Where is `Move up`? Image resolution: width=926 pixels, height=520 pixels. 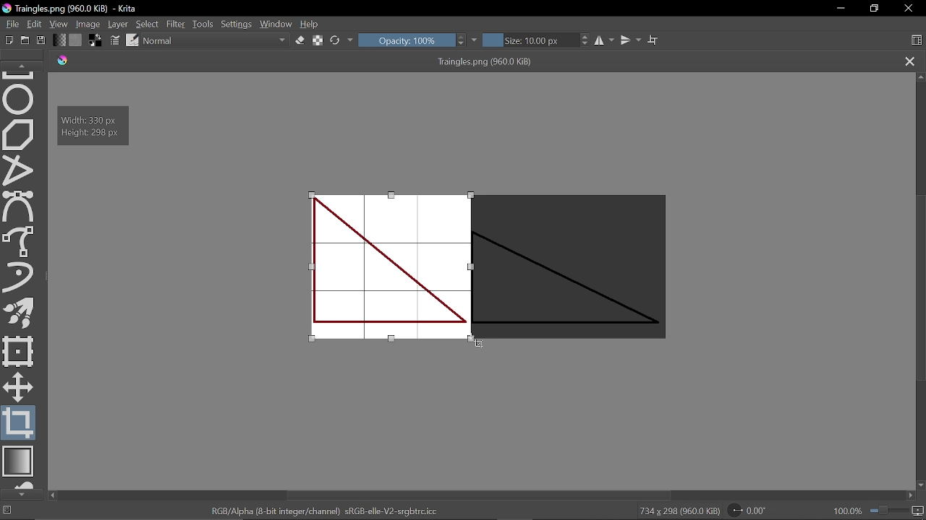
Move up is located at coordinates (920, 77).